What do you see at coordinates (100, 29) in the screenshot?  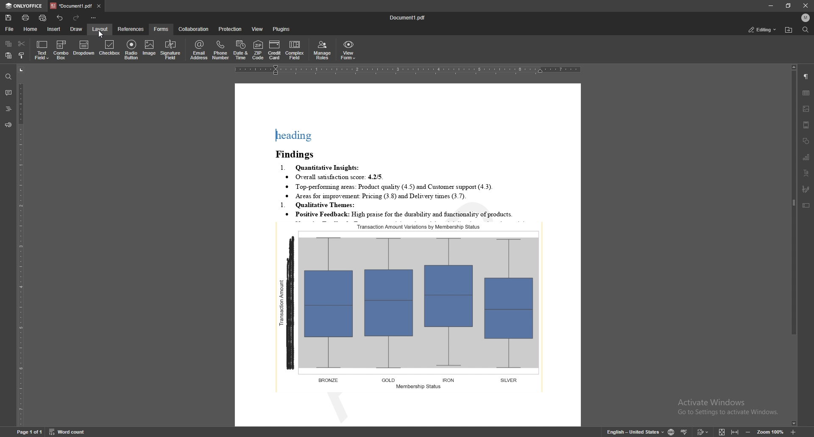 I see `layout` at bounding box center [100, 29].